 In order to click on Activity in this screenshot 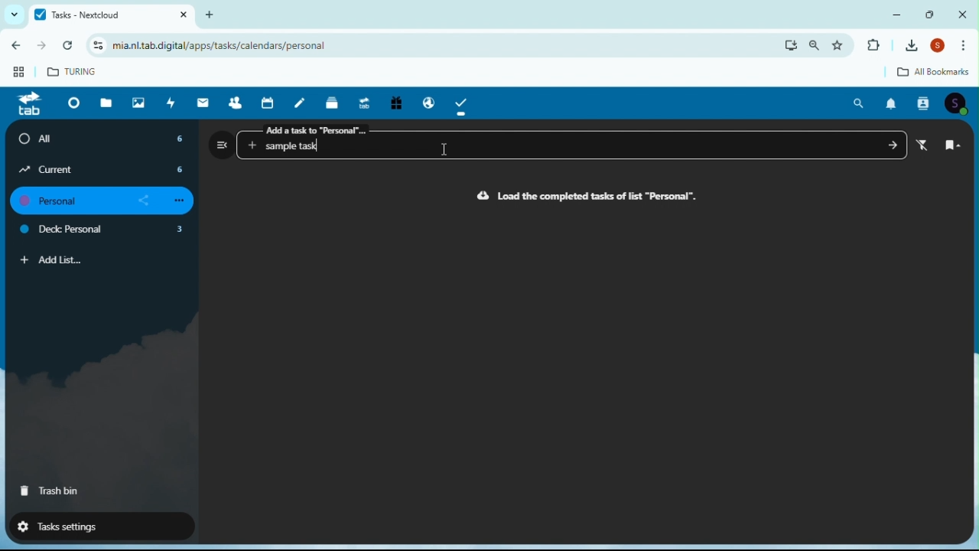, I will do `click(171, 103)`.